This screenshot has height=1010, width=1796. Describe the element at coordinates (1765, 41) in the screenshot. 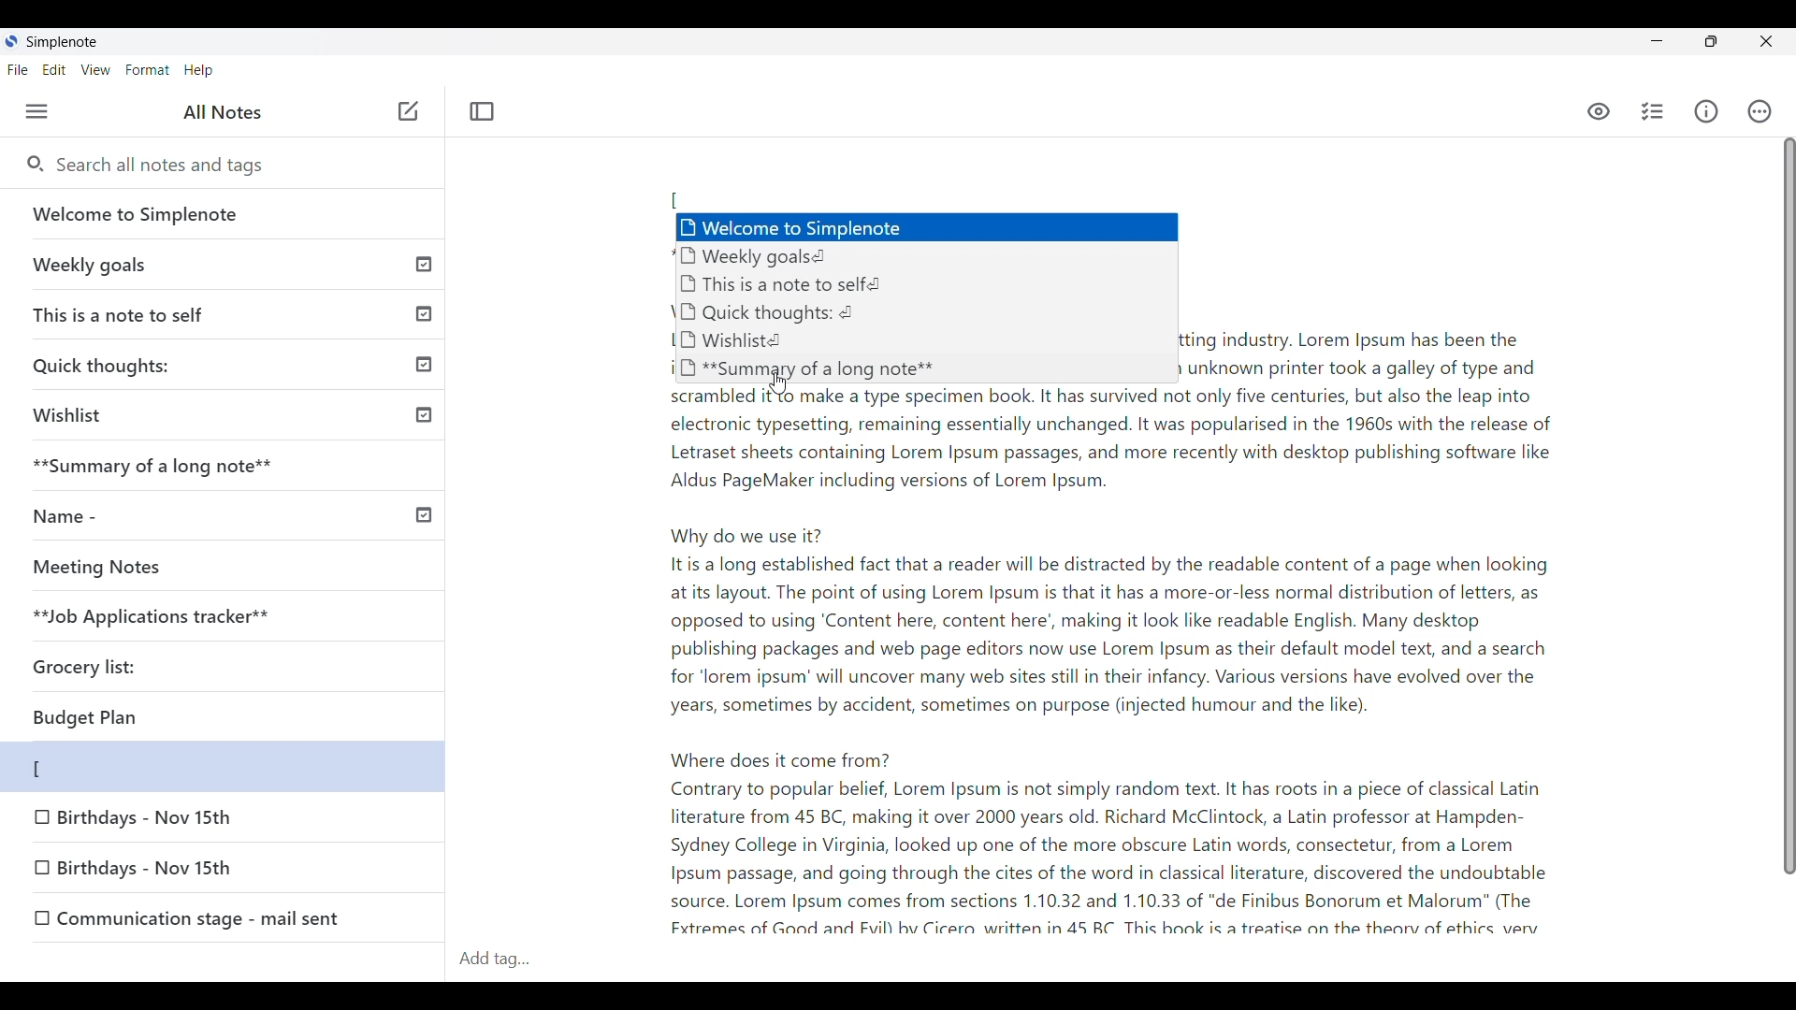

I see `Close interface` at that location.